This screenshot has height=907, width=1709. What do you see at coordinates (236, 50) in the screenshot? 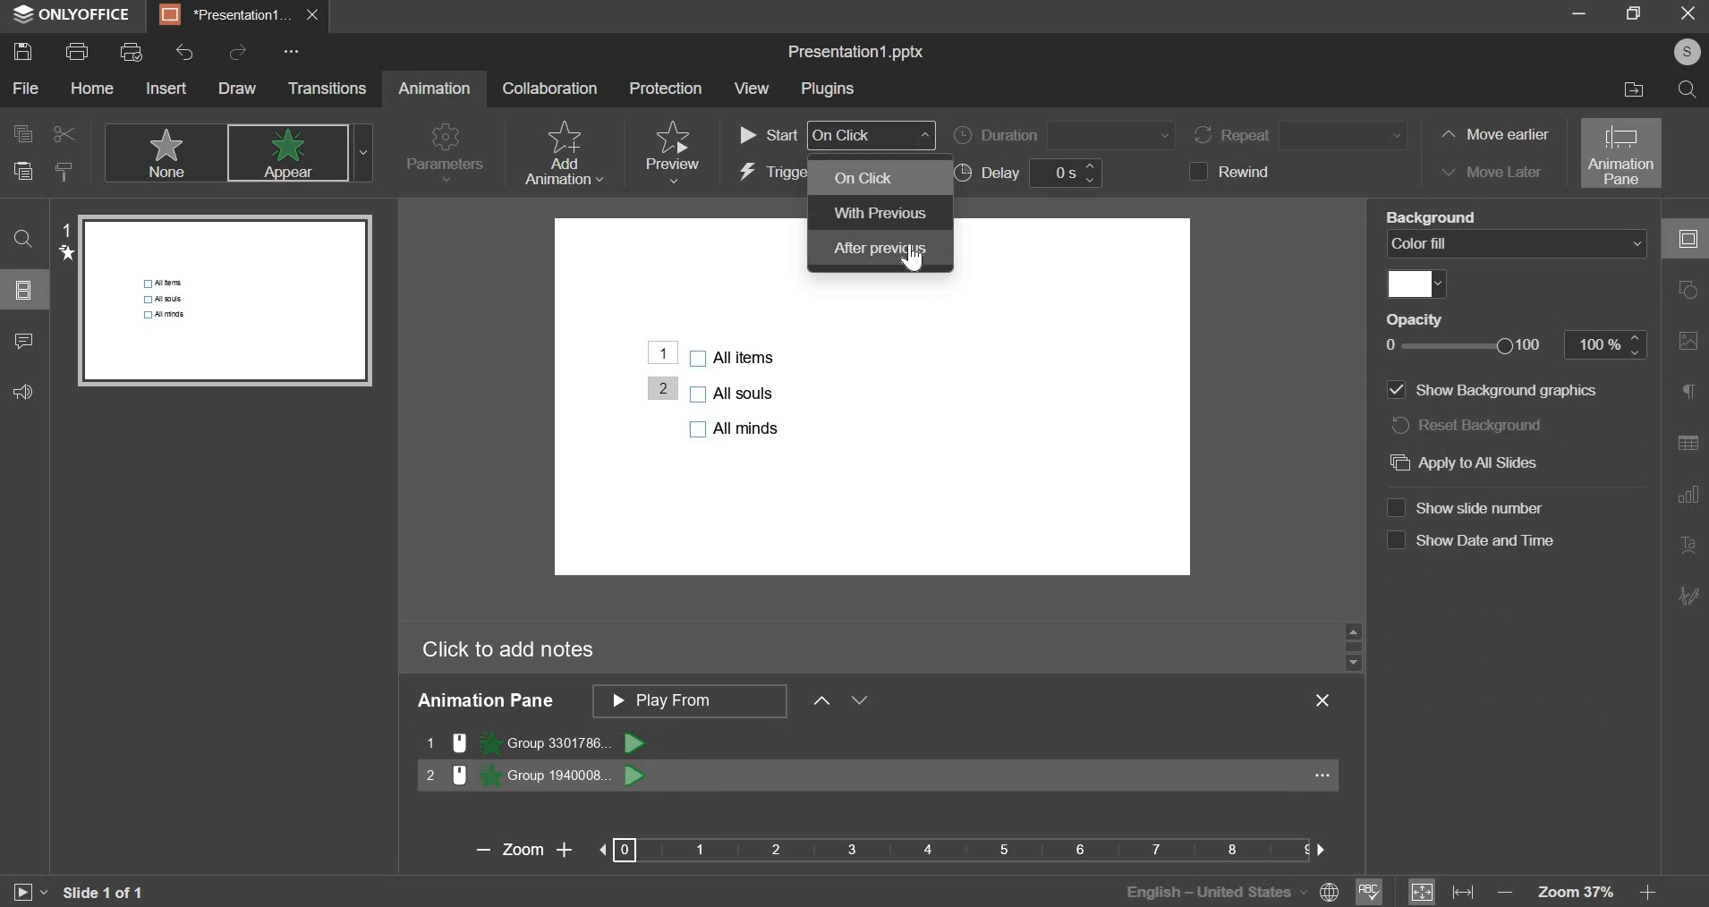
I see `redo` at bounding box center [236, 50].